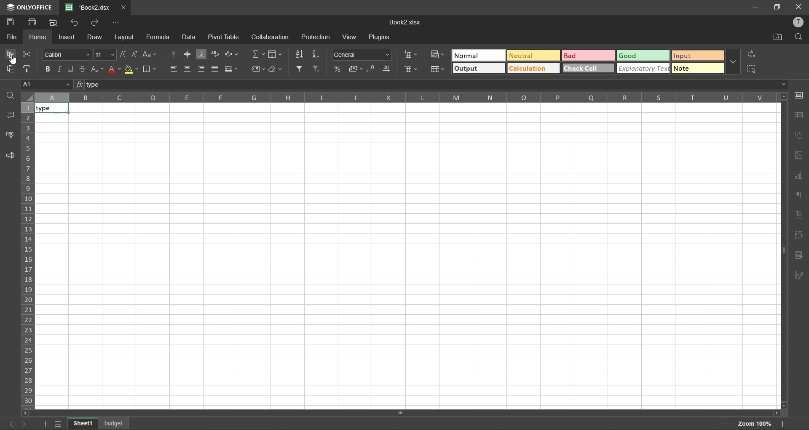 This screenshot has height=430, width=809. I want to click on redo, so click(95, 23).